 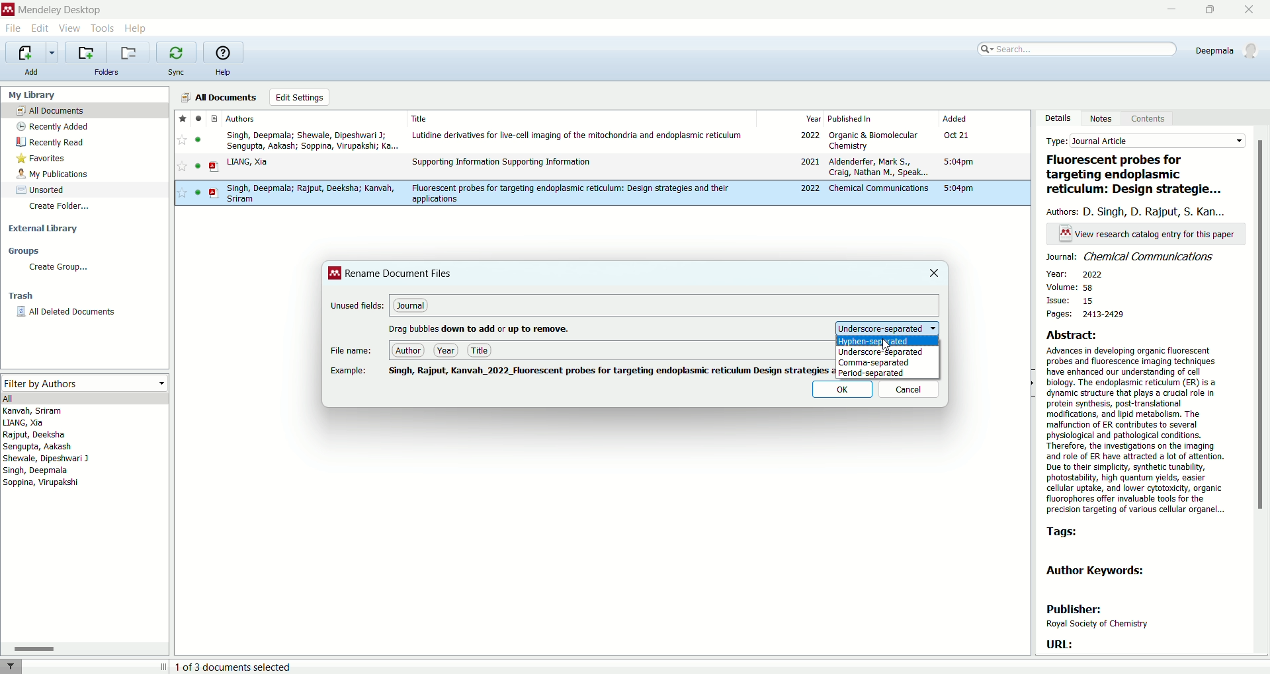 I want to click on year, so click(x=1074, y=274).